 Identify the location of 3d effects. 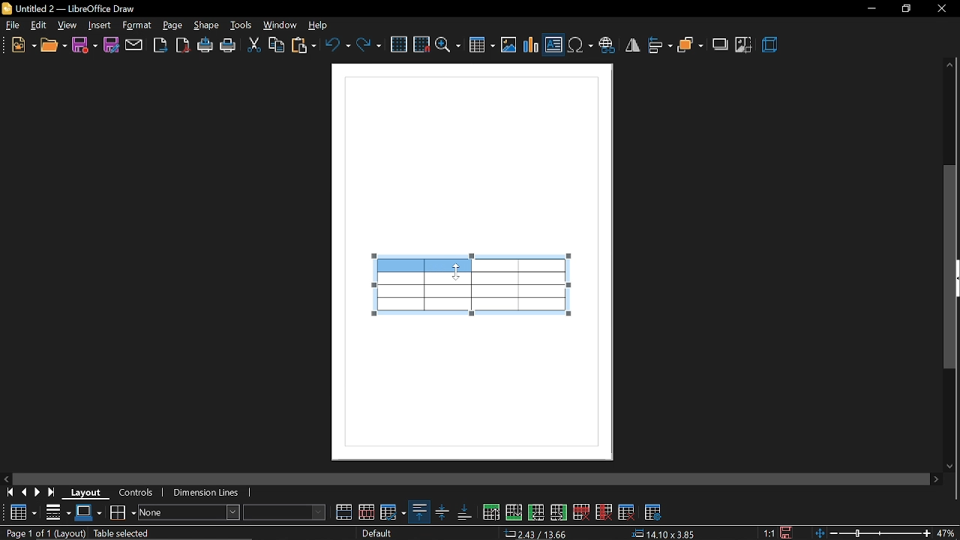
(770, 45).